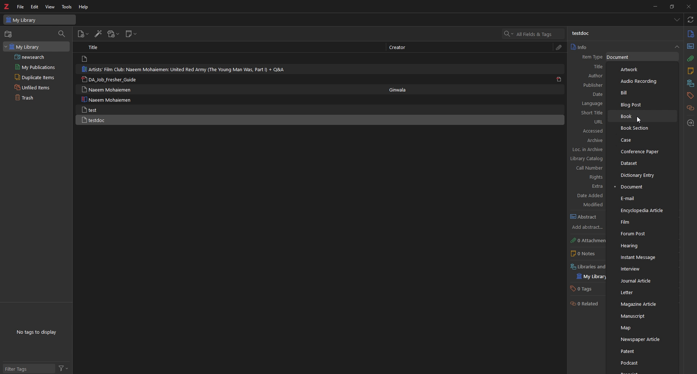 This screenshot has height=374, width=697. I want to click on new collection, so click(9, 34).